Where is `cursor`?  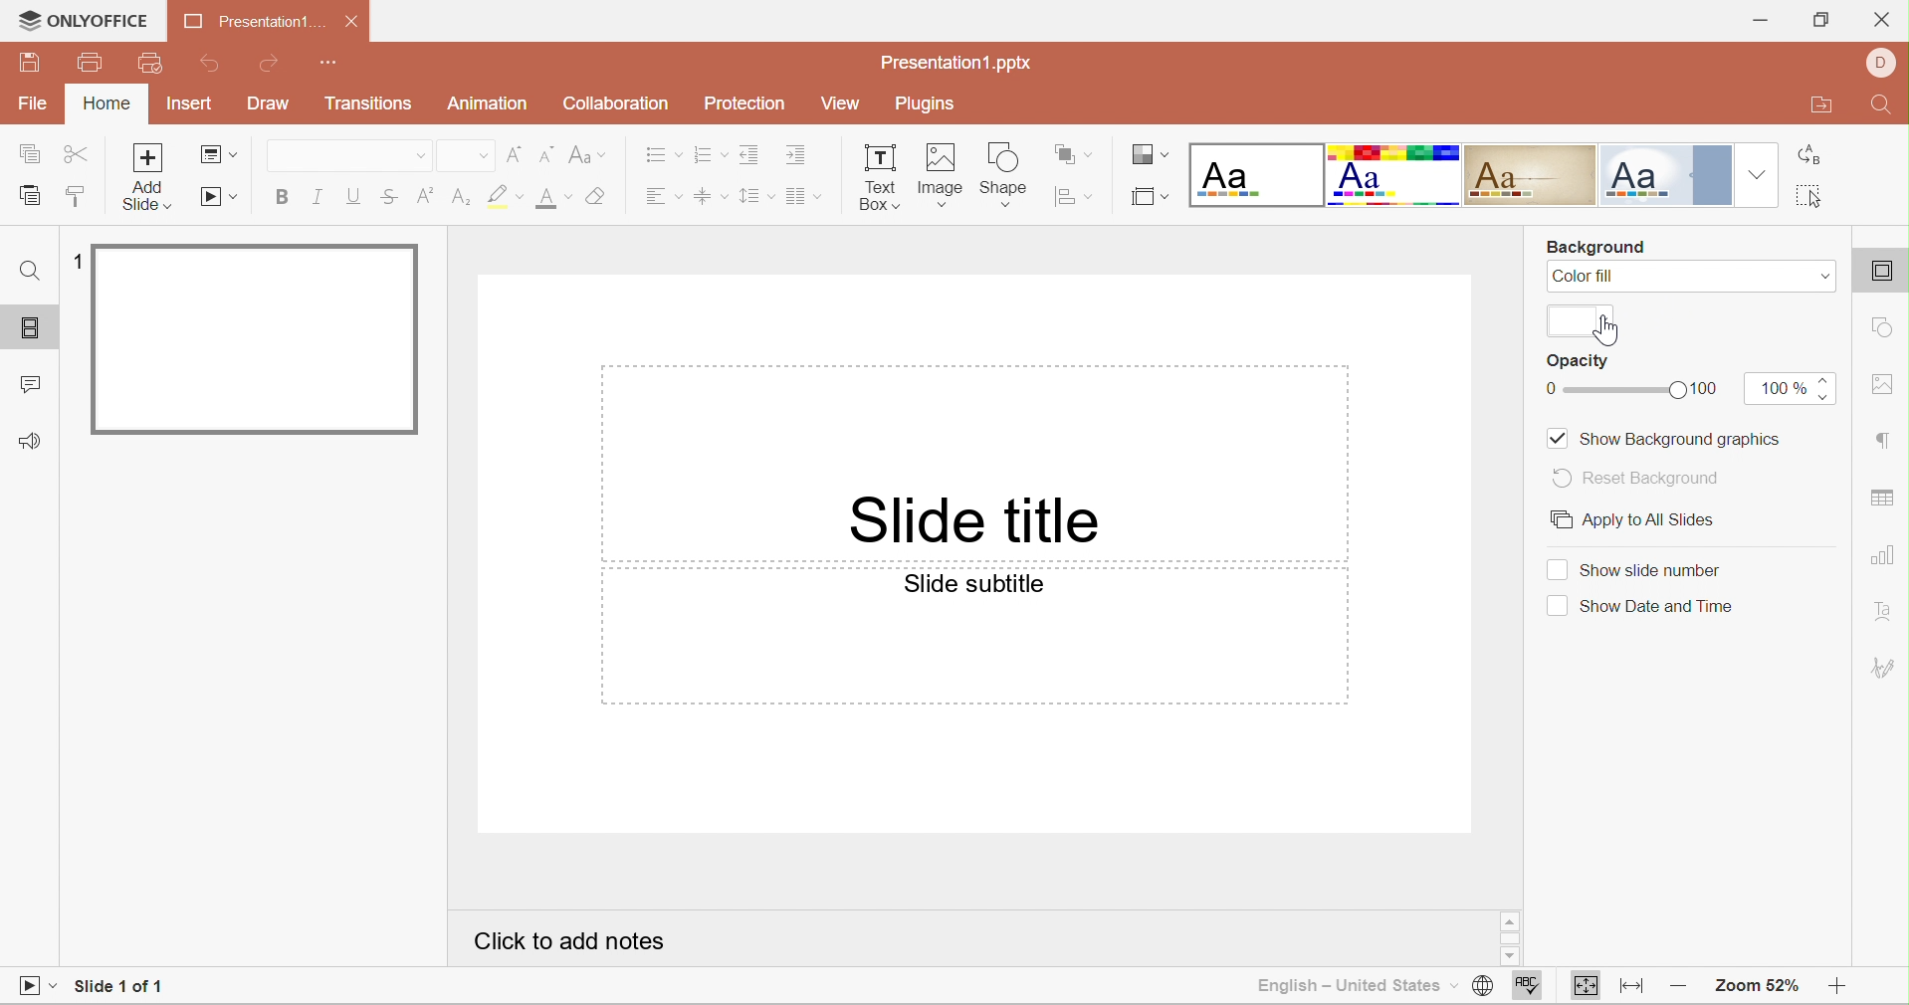 cursor is located at coordinates (1605, 330).